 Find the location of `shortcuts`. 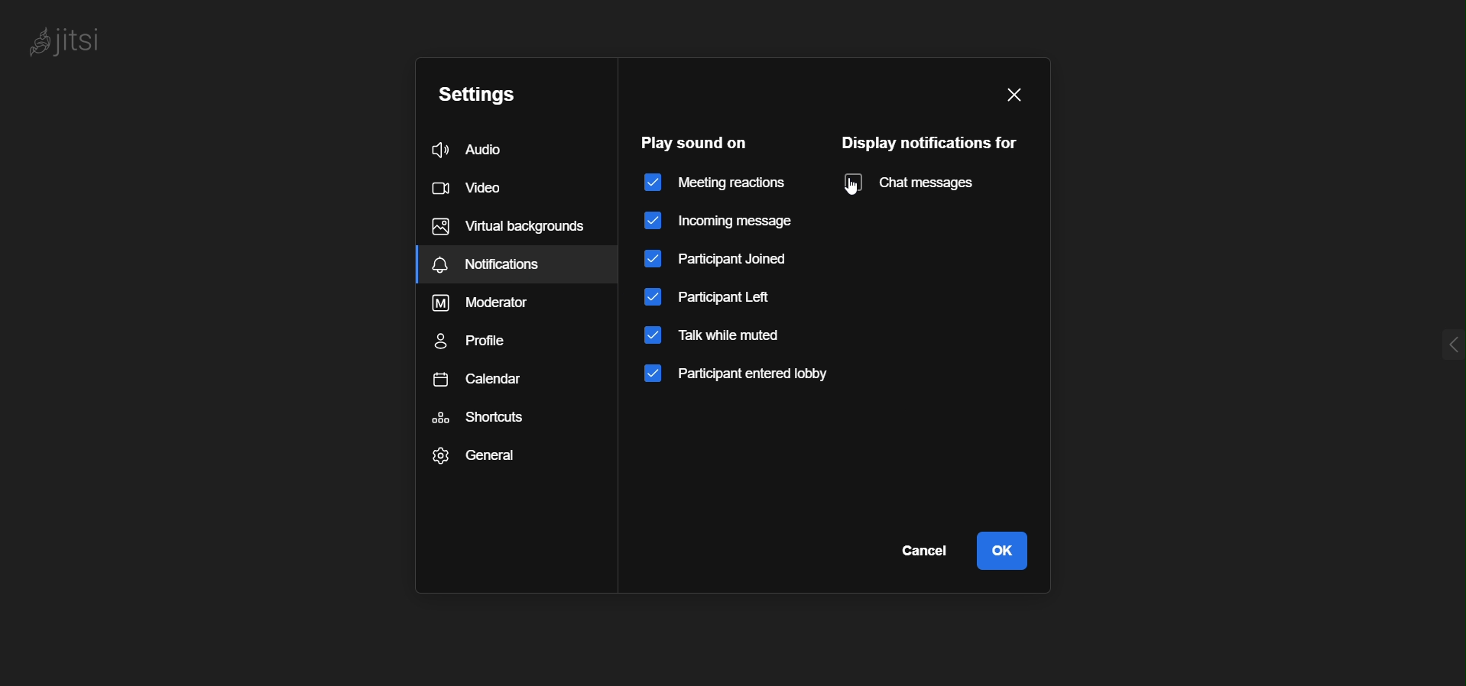

shortcuts is located at coordinates (481, 419).